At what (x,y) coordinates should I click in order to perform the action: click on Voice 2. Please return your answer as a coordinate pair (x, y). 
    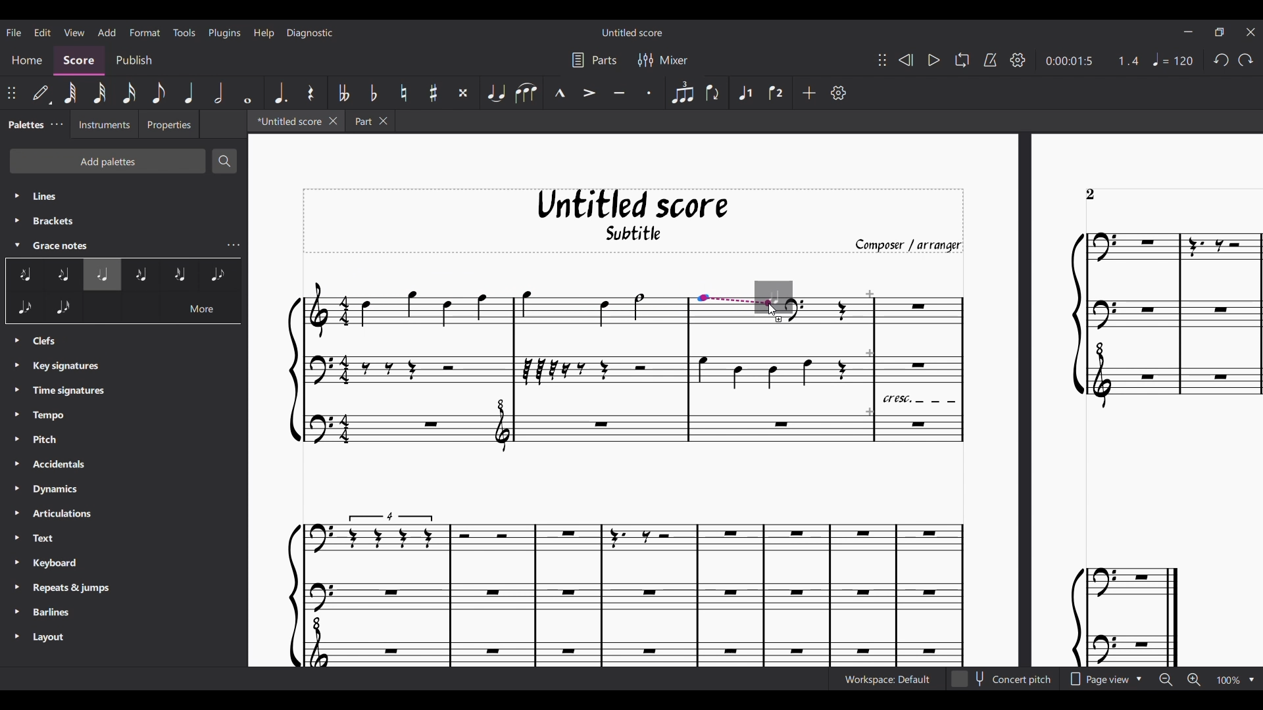
    Looking at the image, I should click on (777, 93).